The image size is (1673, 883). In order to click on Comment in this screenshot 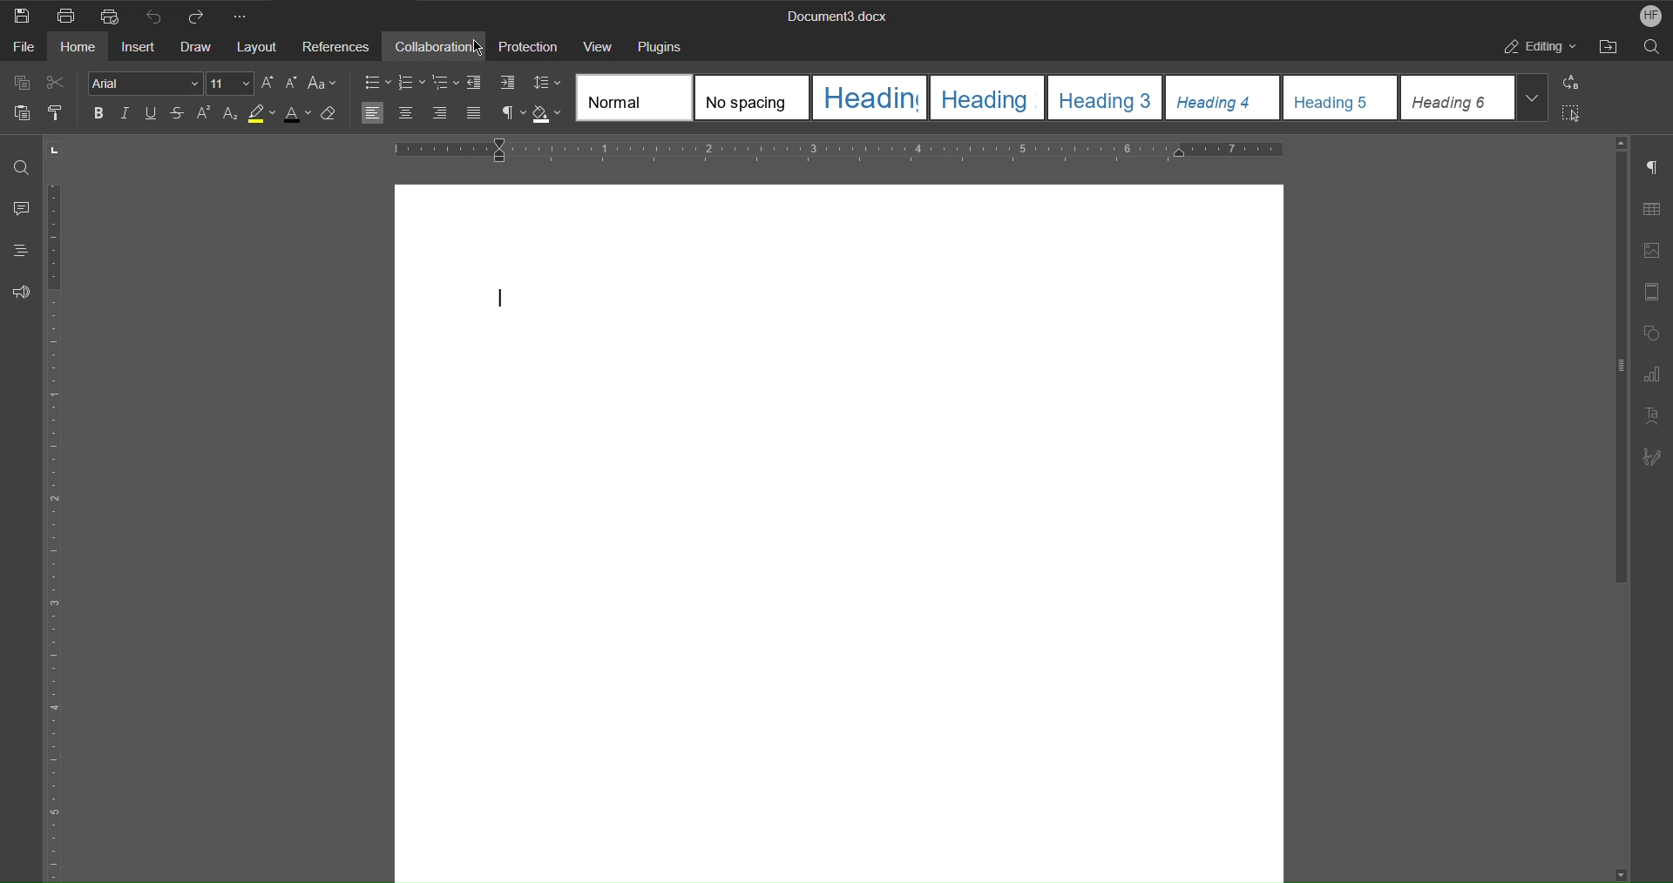, I will do `click(21, 205)`.